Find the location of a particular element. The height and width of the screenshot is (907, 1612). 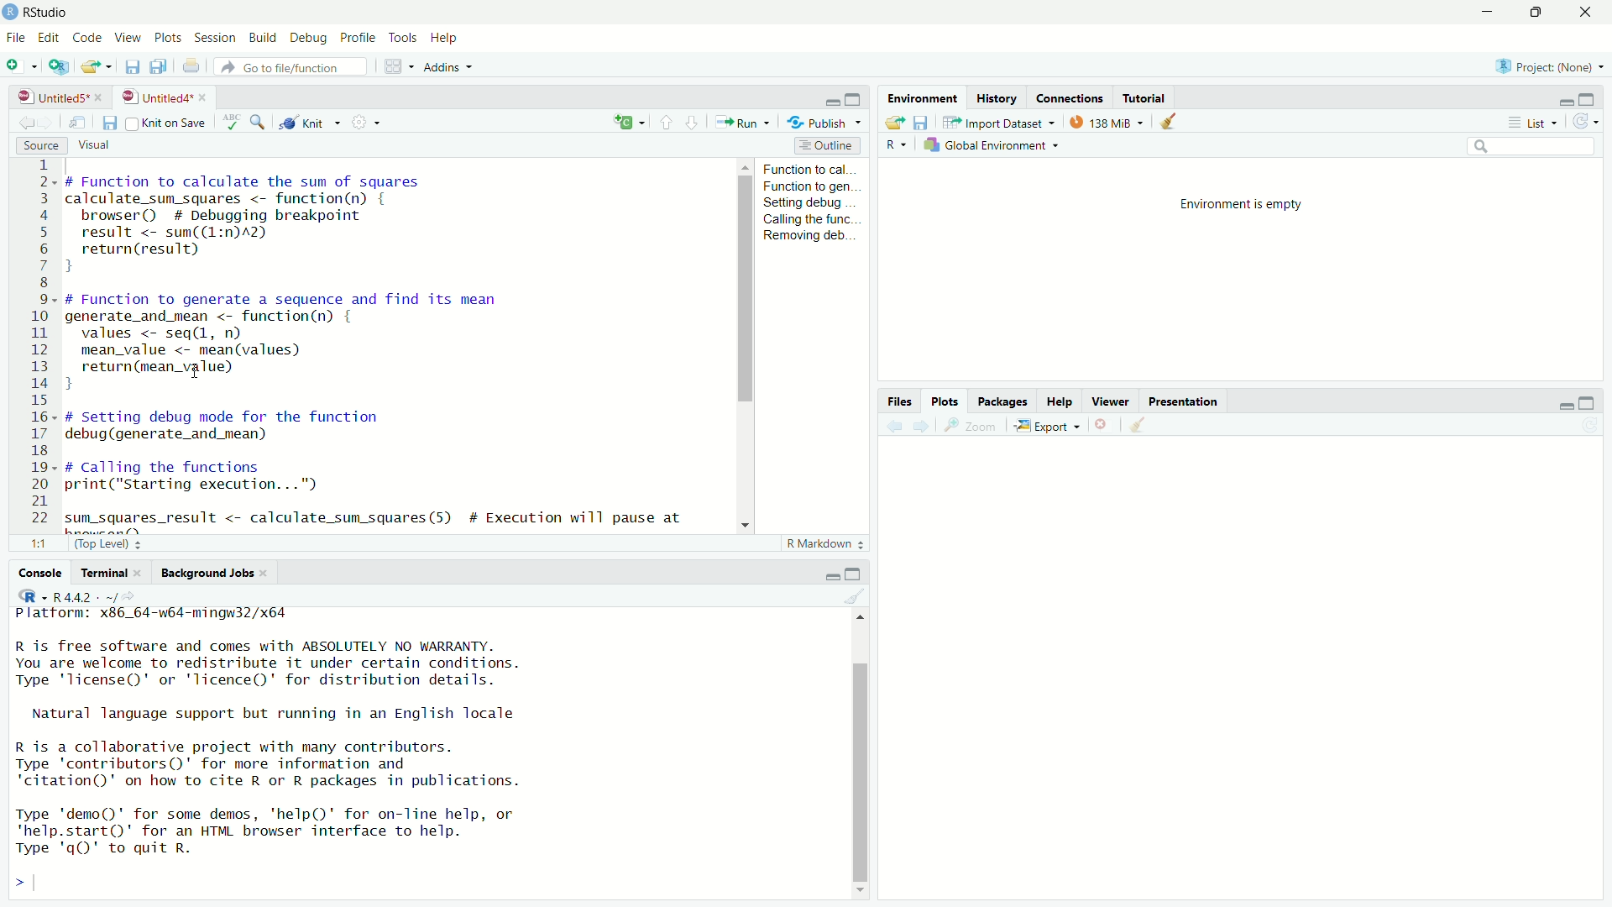

minimize is located at coordinates (825, 572).